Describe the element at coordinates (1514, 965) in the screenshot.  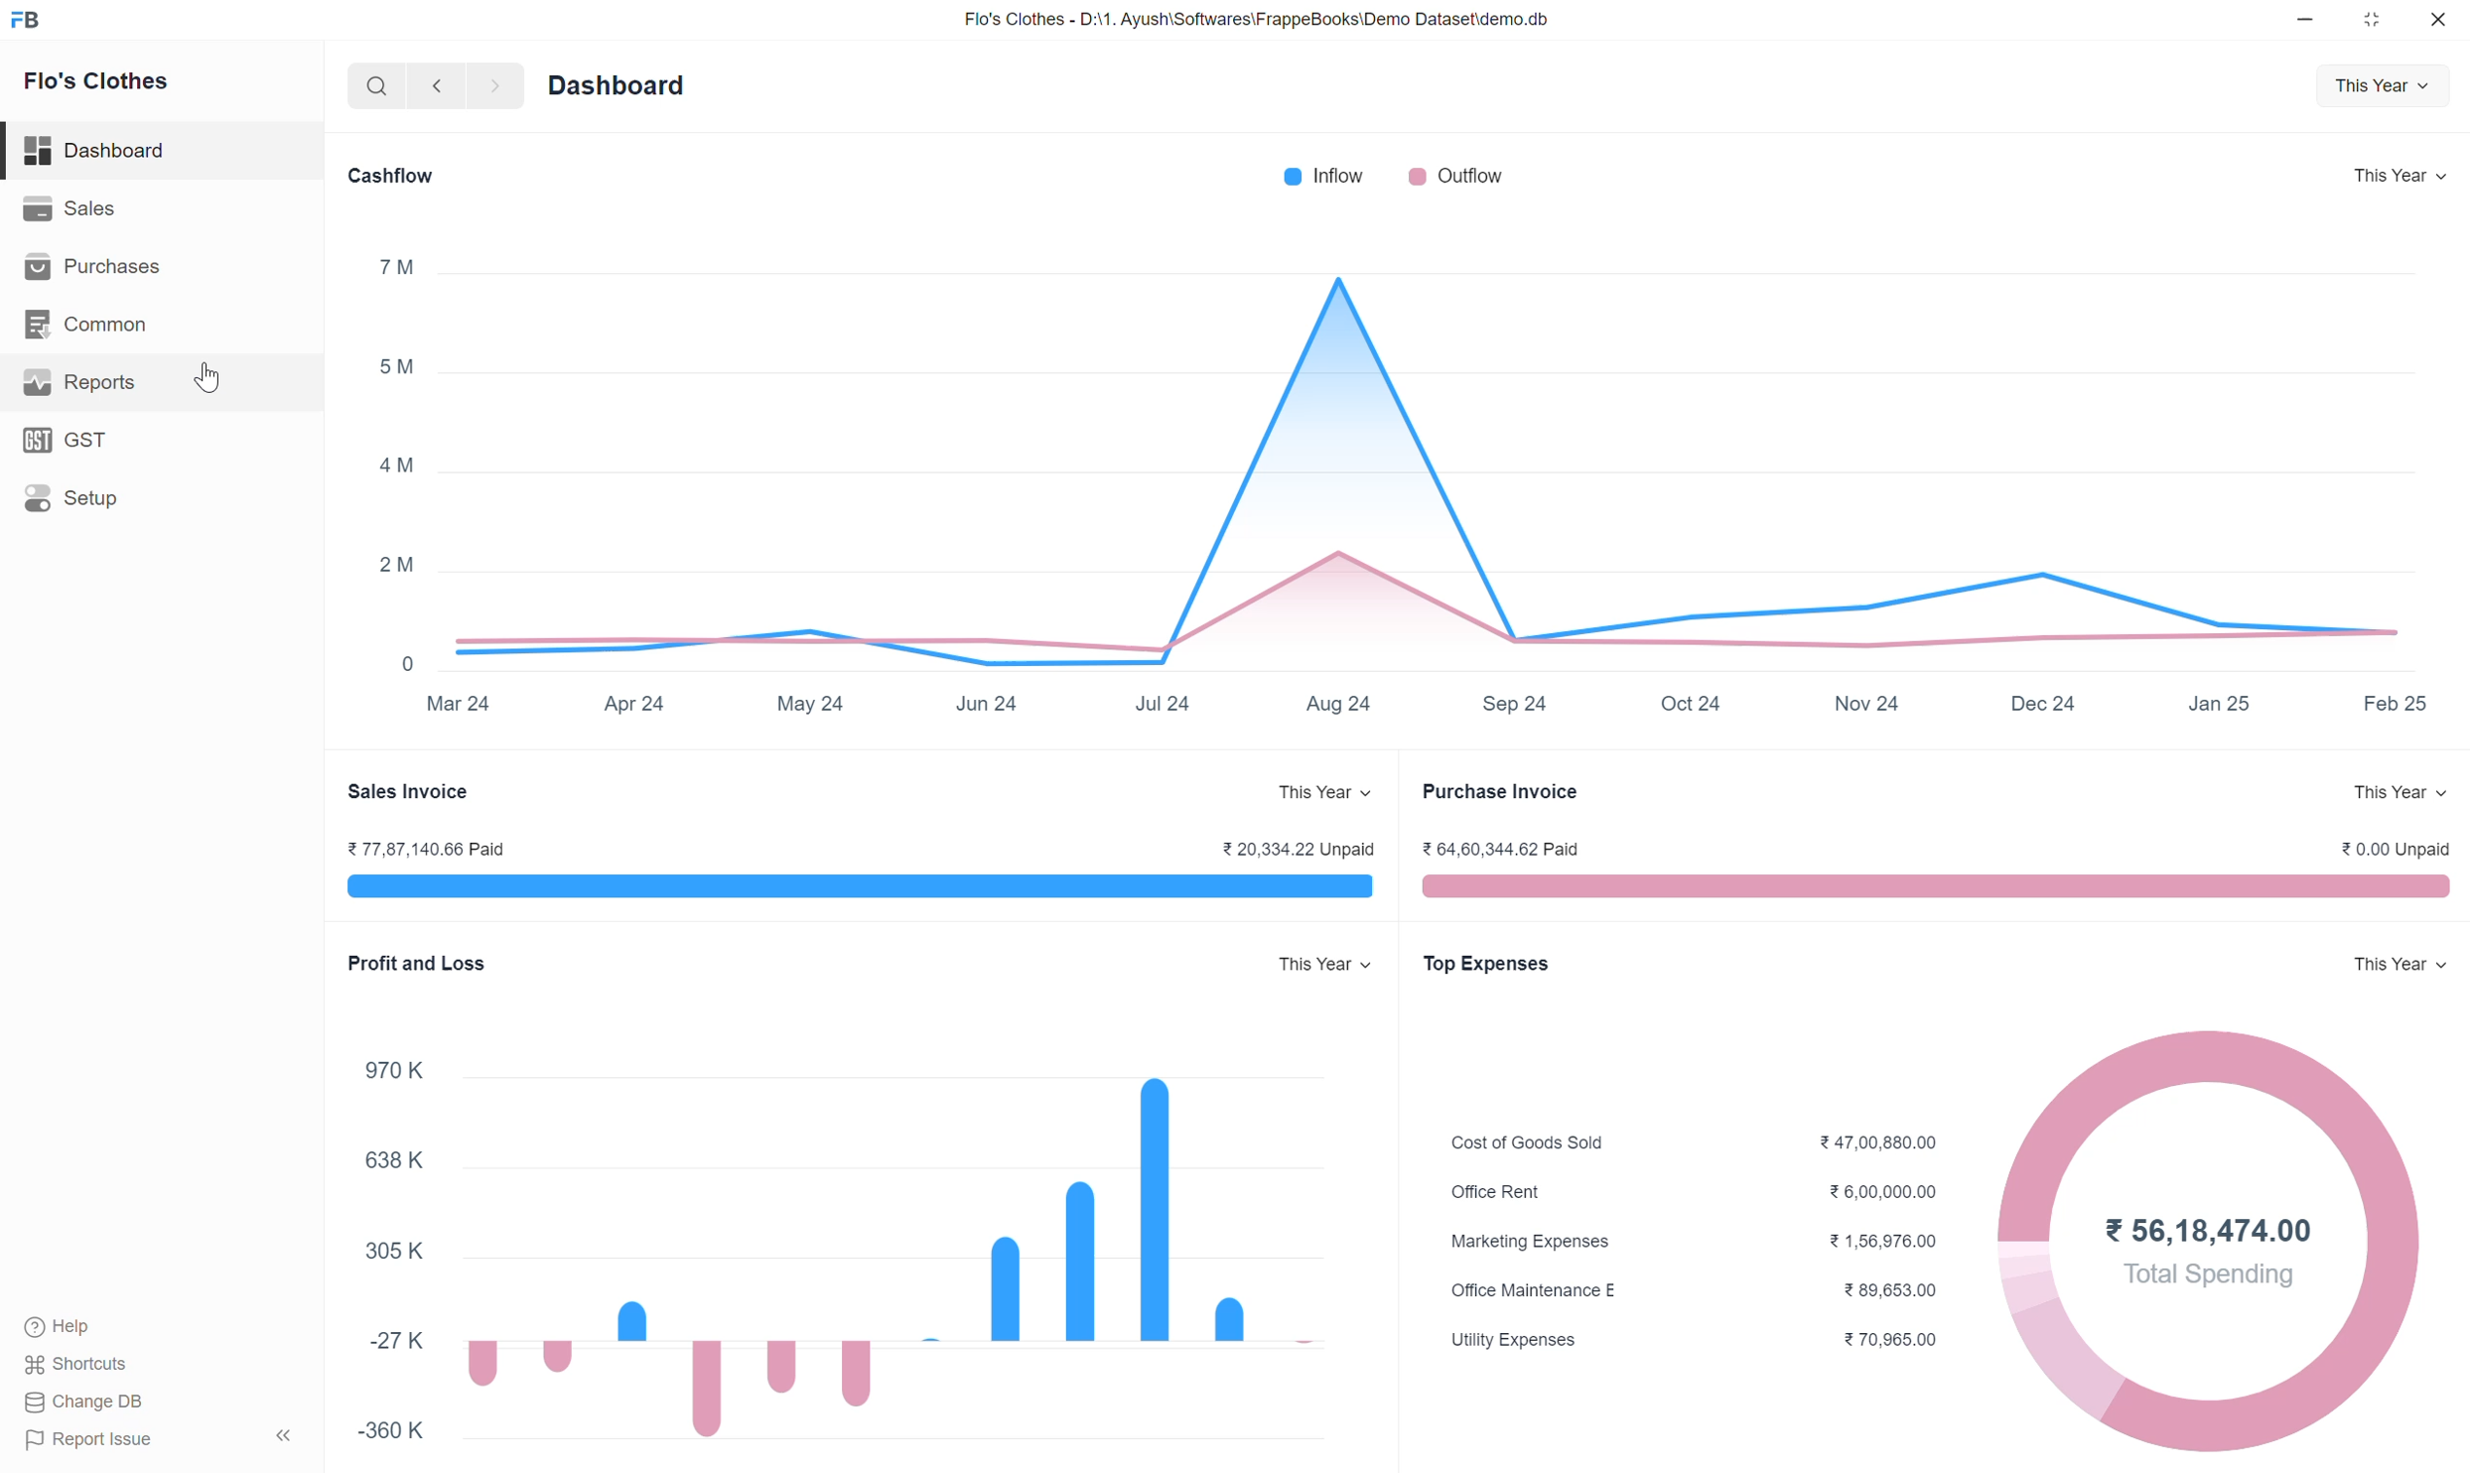
I see `top expenses` at that location.